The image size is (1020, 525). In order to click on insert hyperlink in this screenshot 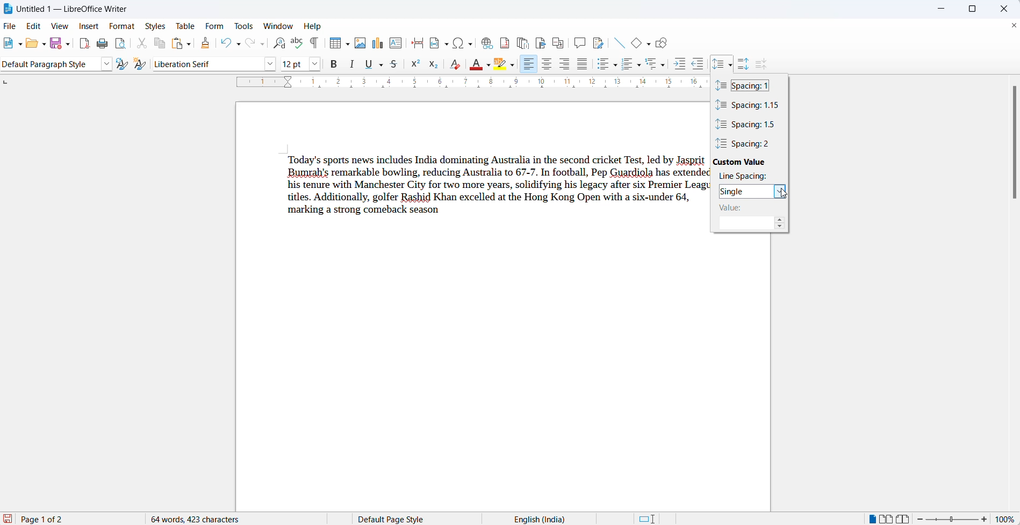, I will do `click(485, 42)`.